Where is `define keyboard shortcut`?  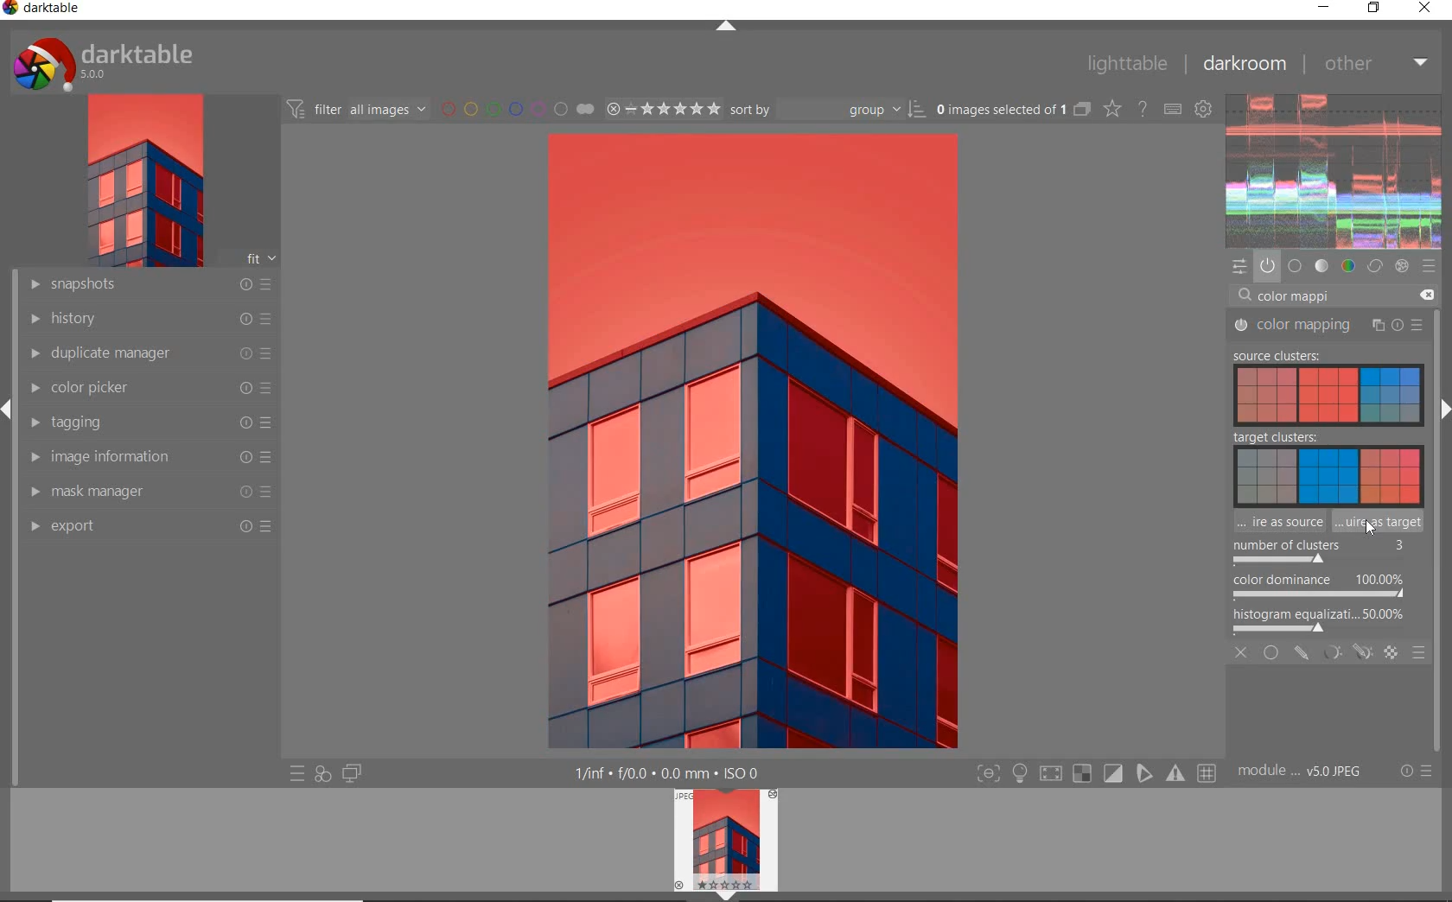 define keyboard shortcut is located at coordinates (1173, 109).